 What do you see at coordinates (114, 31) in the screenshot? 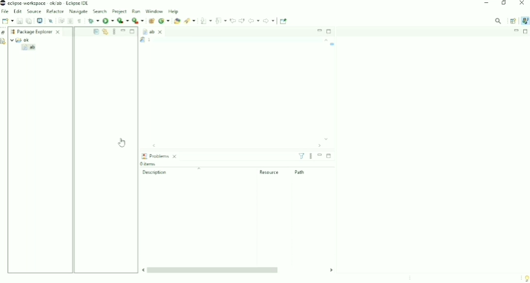
I see `View Menu` at bounding box center [114, 31].